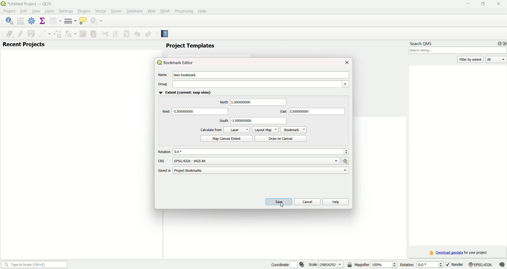 Image resolution: width=507 pixels, height=269 pixels. Describe the element at coordinates (100, 11) in the screenshot. I see `Vector` at that location.